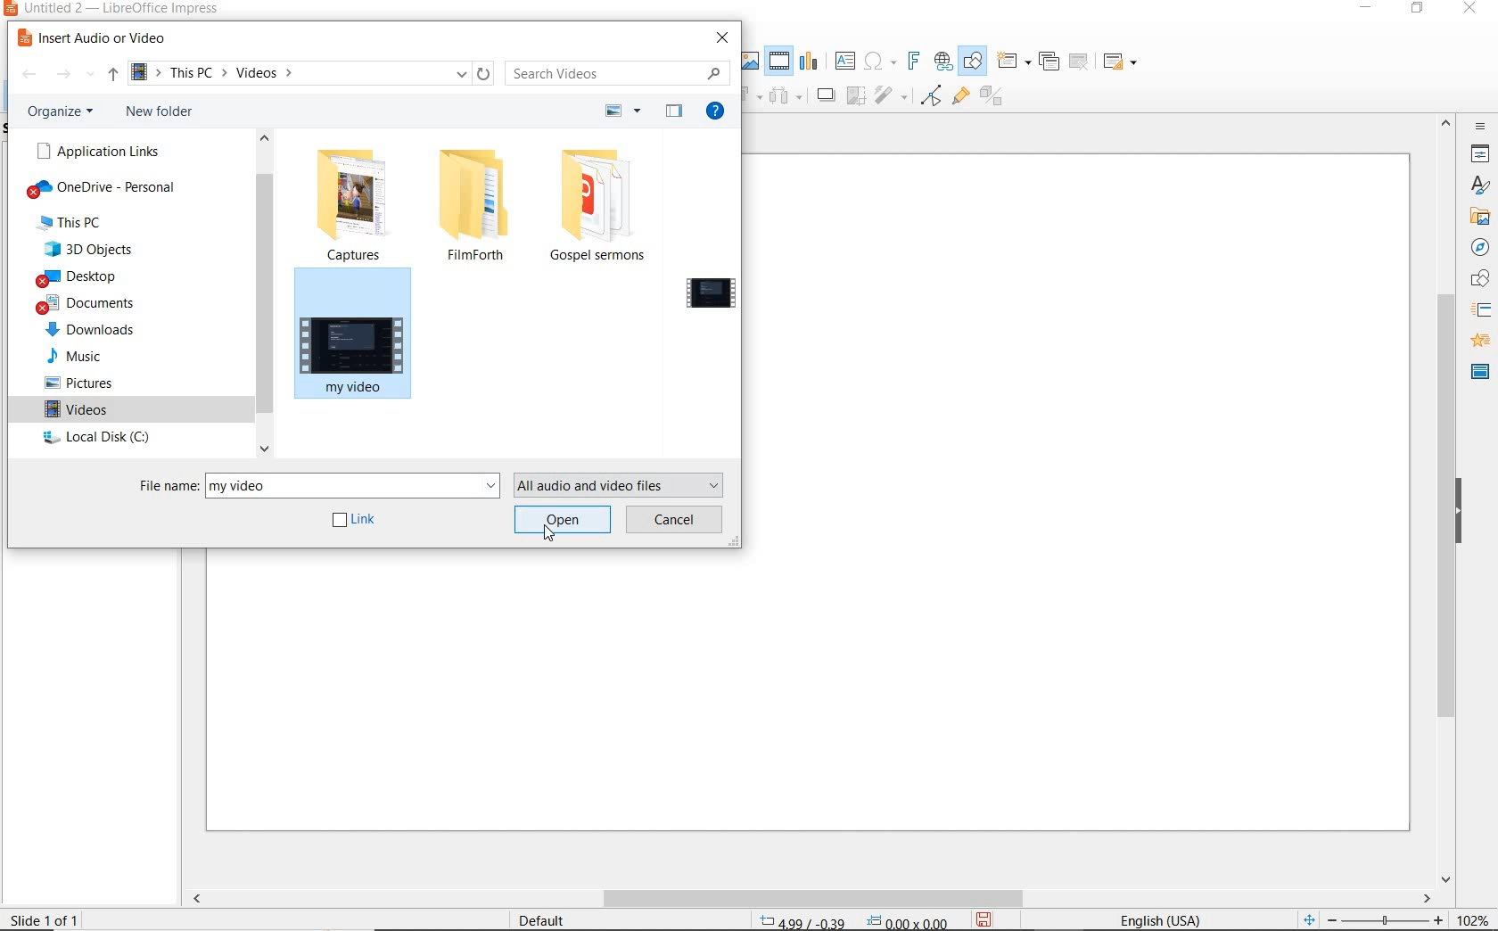 Image resolution: width=1498 pixels, height=931 pixels. Describe the element at coordinates (358, 523) in the screenshot. I see `link` at that location.